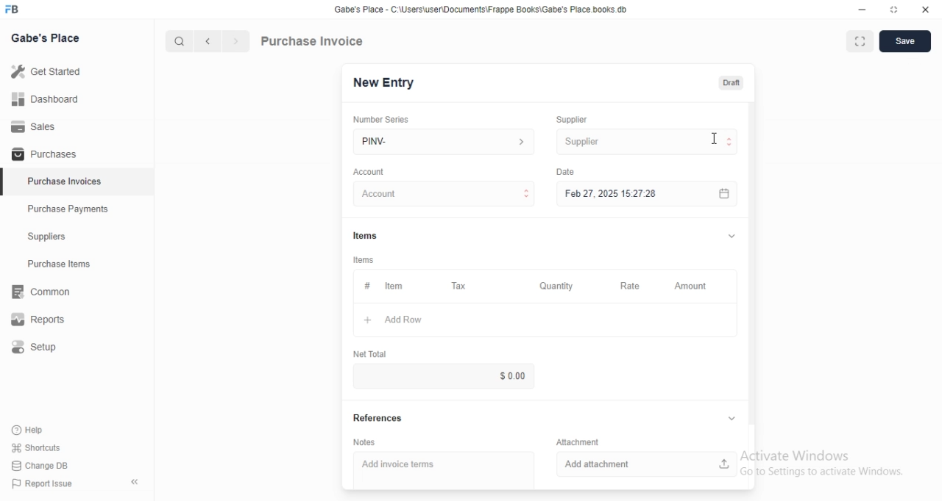 Image resolution: width=942 pixels, height=501 pixels. I want to click on Supplier, so click(572, 120).